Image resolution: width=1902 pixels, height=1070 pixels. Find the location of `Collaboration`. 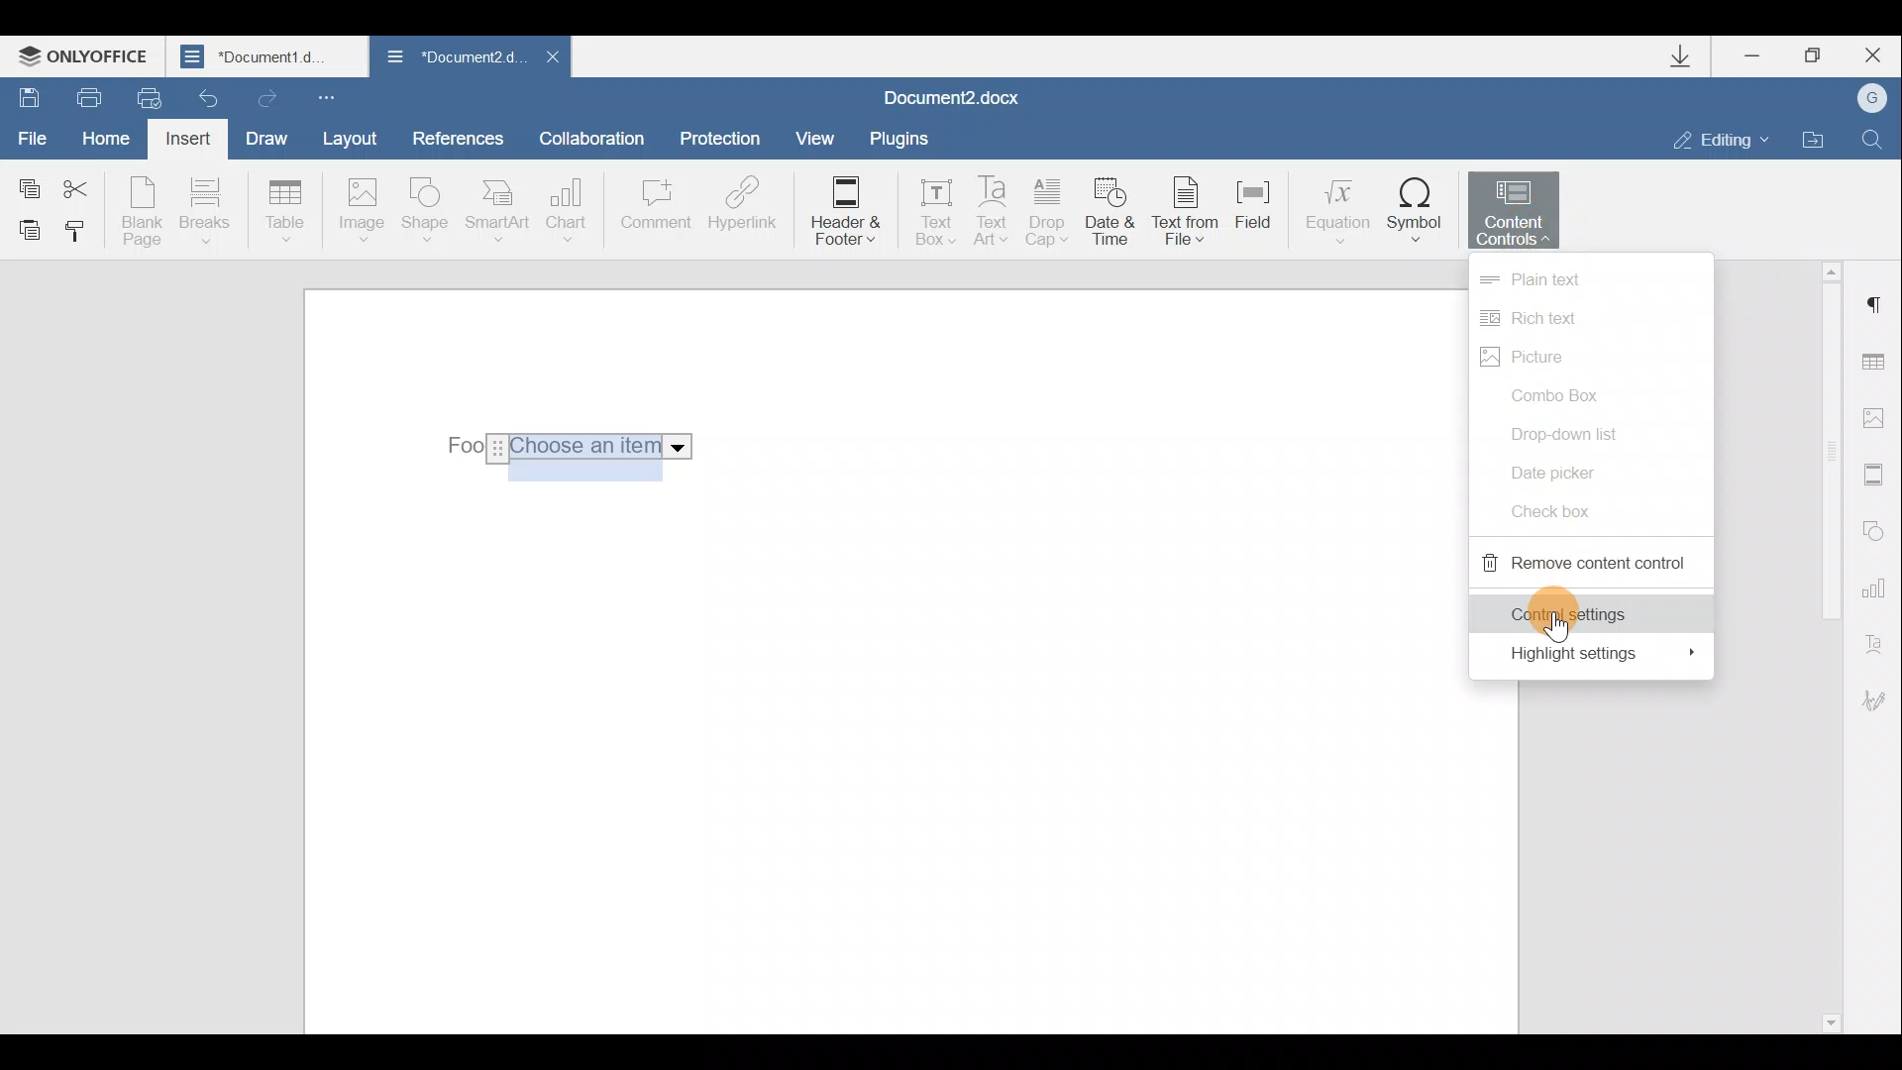

Collaboration is located at coordinates (599, 138).